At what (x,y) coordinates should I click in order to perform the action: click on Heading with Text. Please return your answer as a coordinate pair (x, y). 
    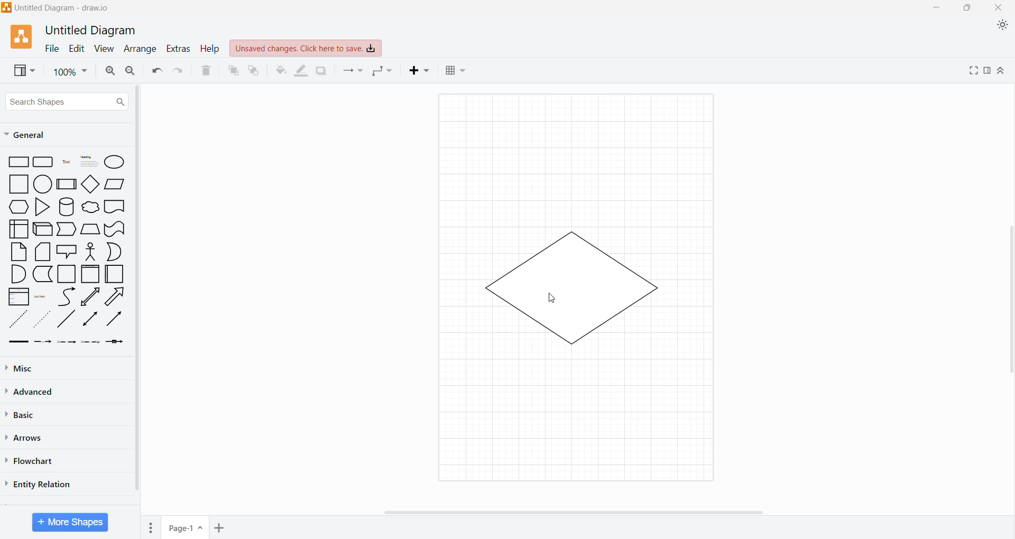
    Looking at the image, I should click on (90, 162).